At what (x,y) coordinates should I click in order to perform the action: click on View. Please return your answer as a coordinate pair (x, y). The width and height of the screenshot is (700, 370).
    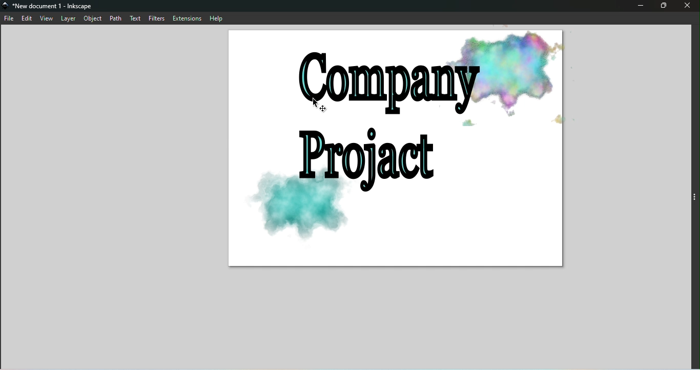
    Looking at the image, I should click on (47, 18).